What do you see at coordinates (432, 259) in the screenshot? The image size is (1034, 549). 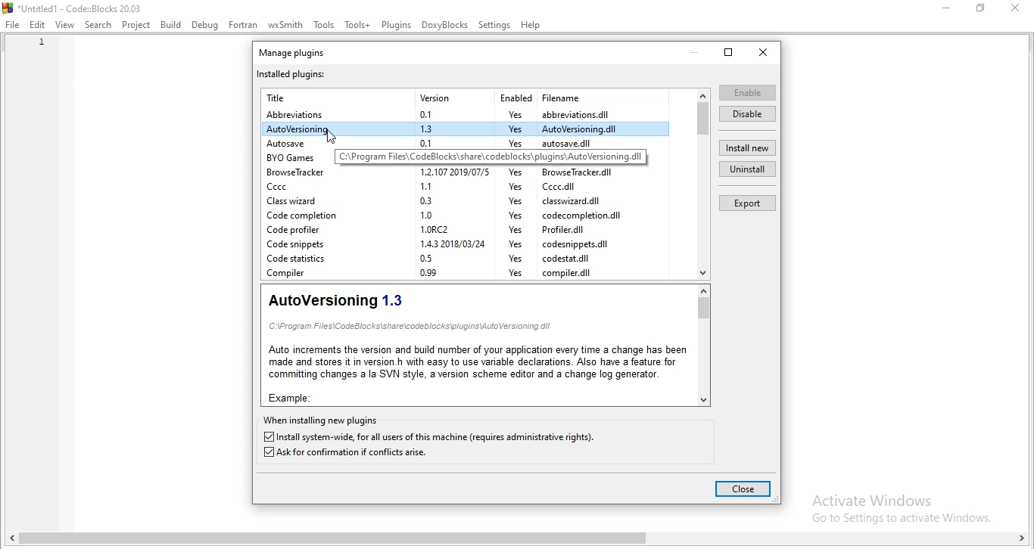 I see `Code statistics 05 Yes  codestat.dll` at bounding box center [432, 259].